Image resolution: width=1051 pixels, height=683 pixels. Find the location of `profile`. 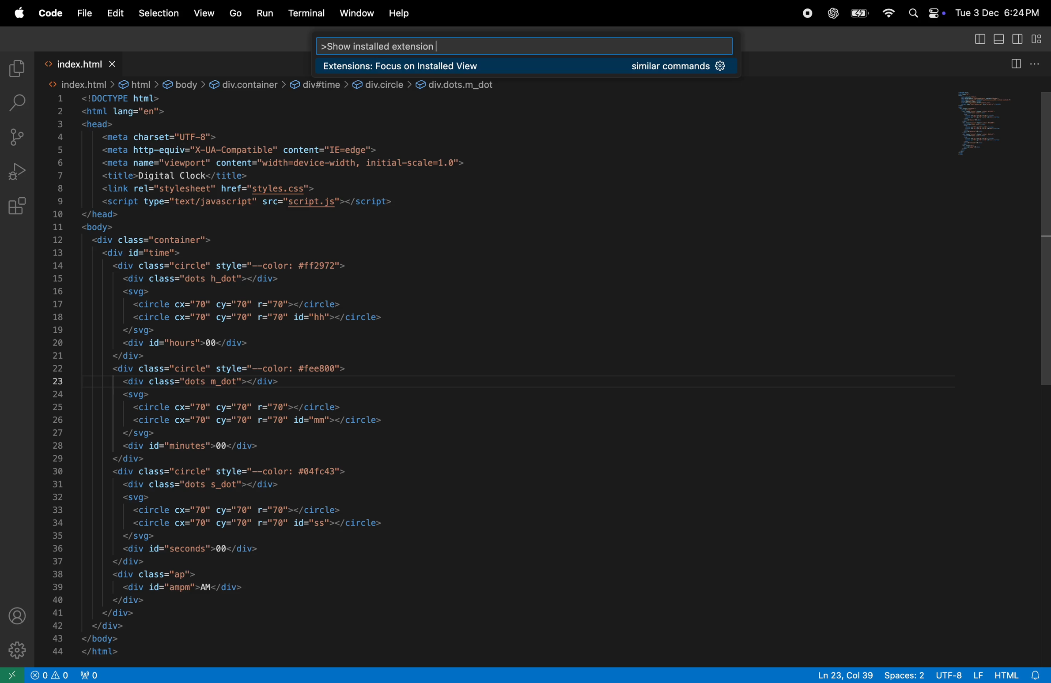

profile is located at coordinates (15, 615).